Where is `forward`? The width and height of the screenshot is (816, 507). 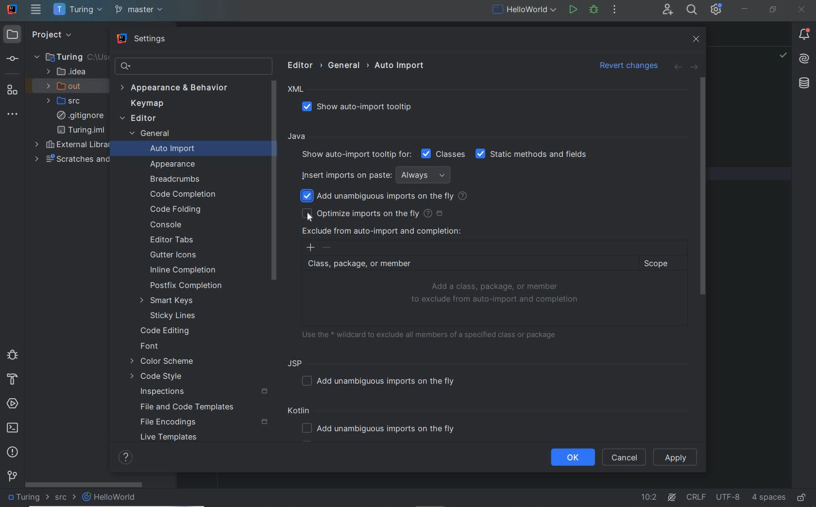 forward is located at coordinates (694, 68).